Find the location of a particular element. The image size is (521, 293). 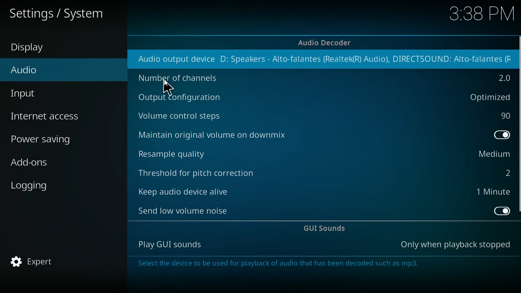

option is located at coordinates (500, 211).